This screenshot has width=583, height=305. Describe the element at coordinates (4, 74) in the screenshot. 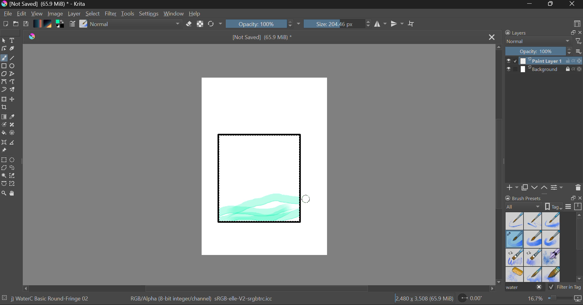

I see `Polygon` at that location.